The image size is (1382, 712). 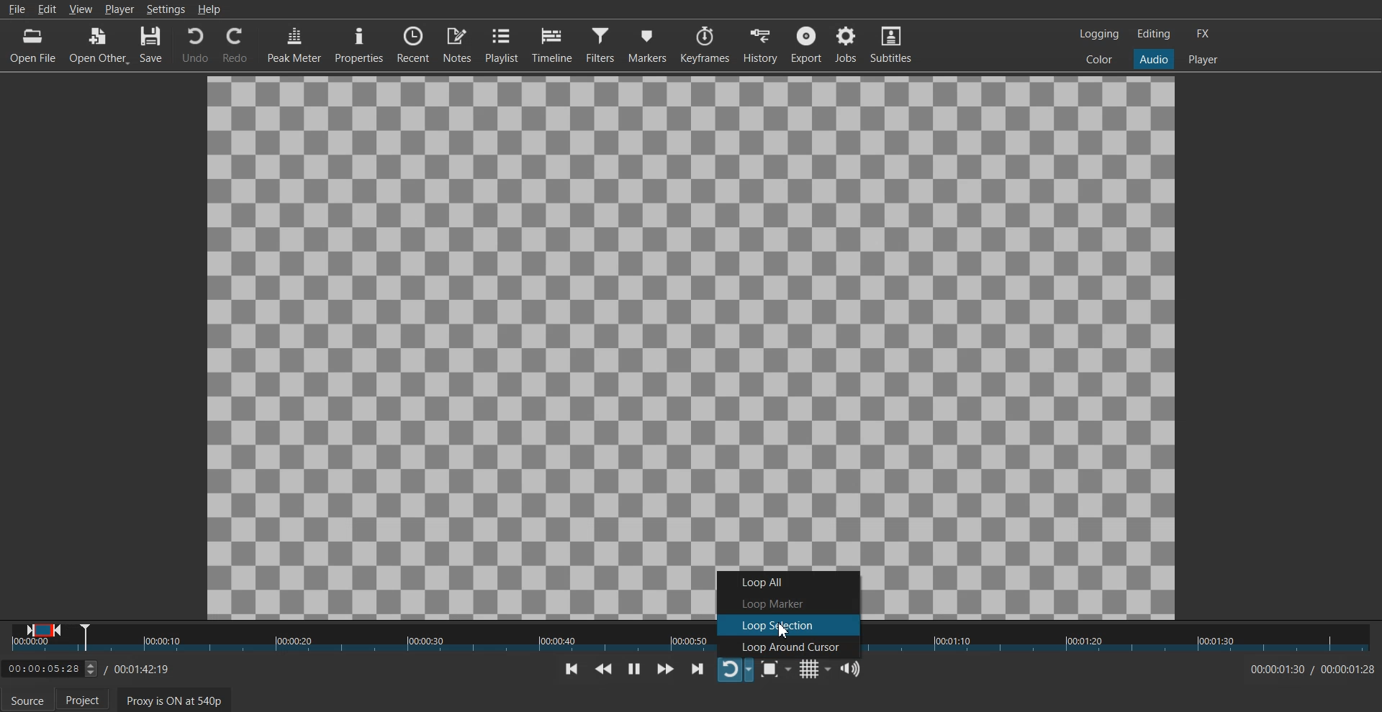 I want to click on File Preview, so click(x=692, y=315).